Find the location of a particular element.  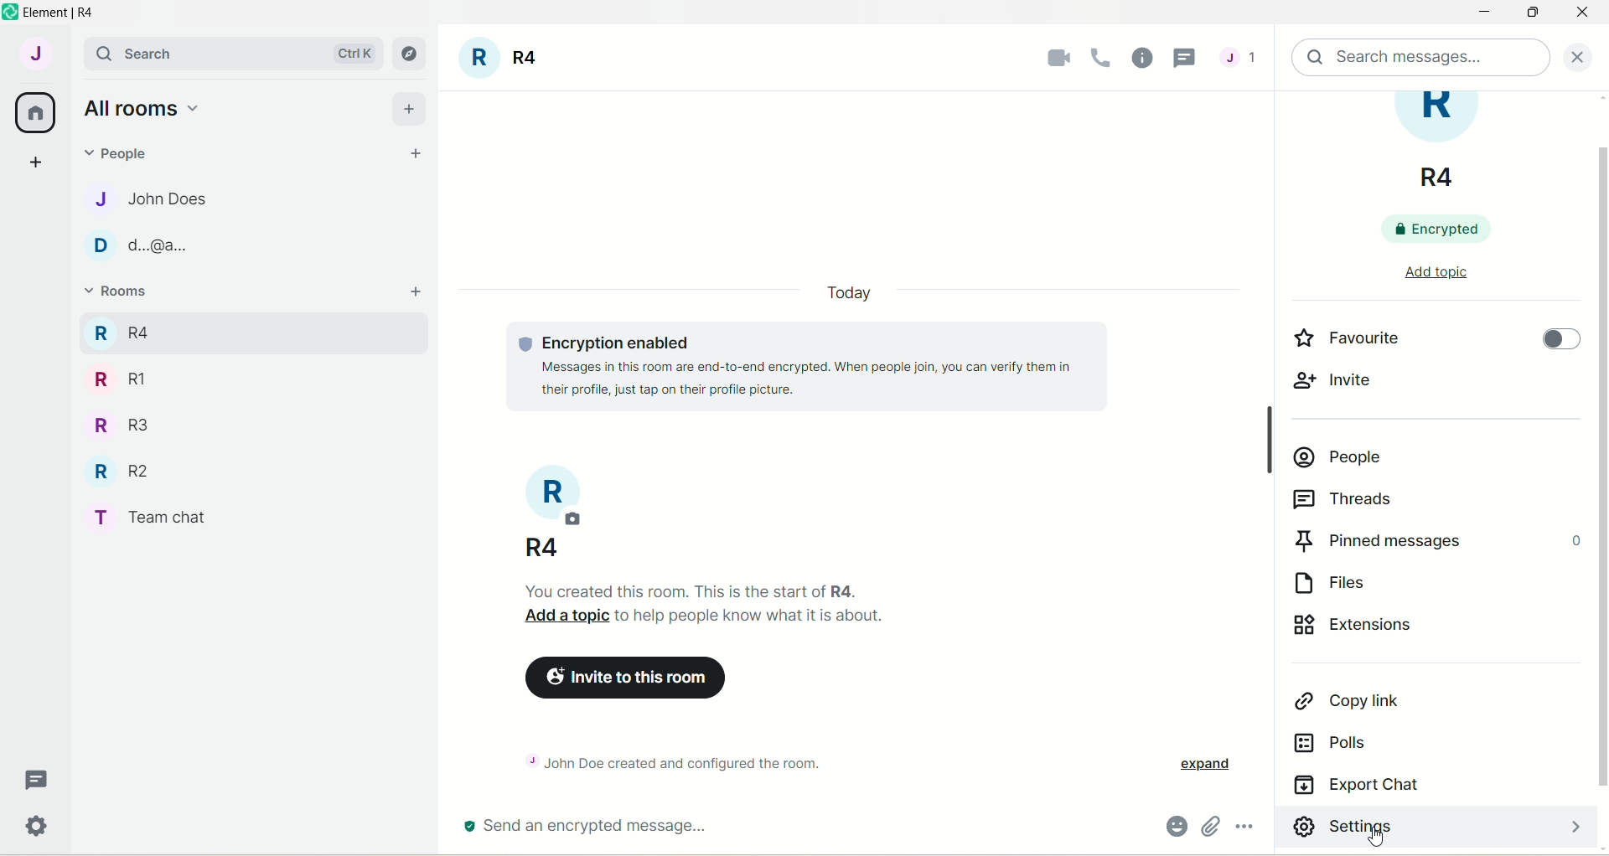

element is located at coordinates (66, 13).